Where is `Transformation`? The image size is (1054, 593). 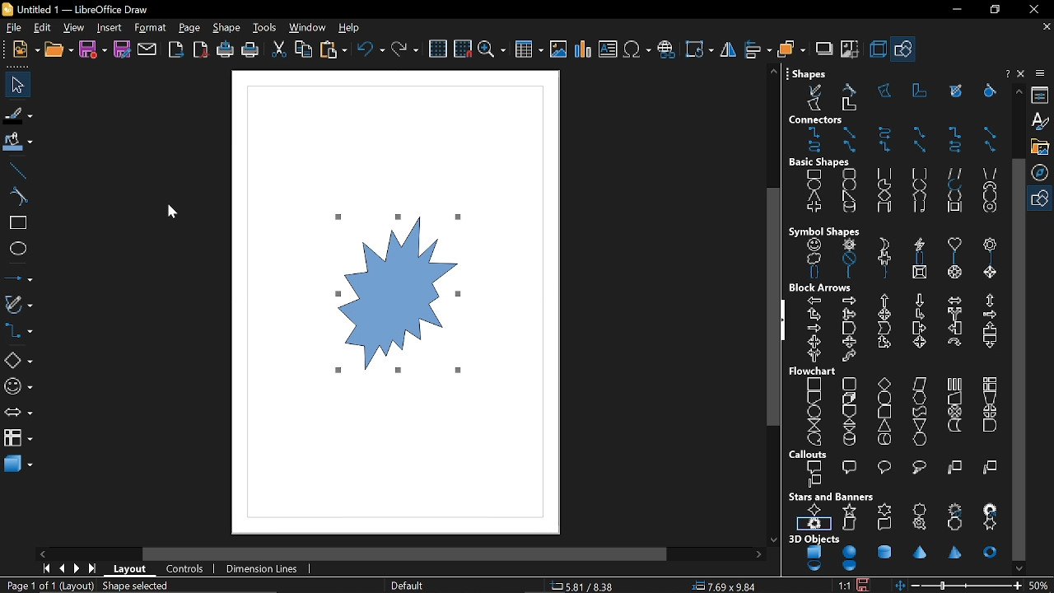 Transformation is located at coordinates (697, 49).